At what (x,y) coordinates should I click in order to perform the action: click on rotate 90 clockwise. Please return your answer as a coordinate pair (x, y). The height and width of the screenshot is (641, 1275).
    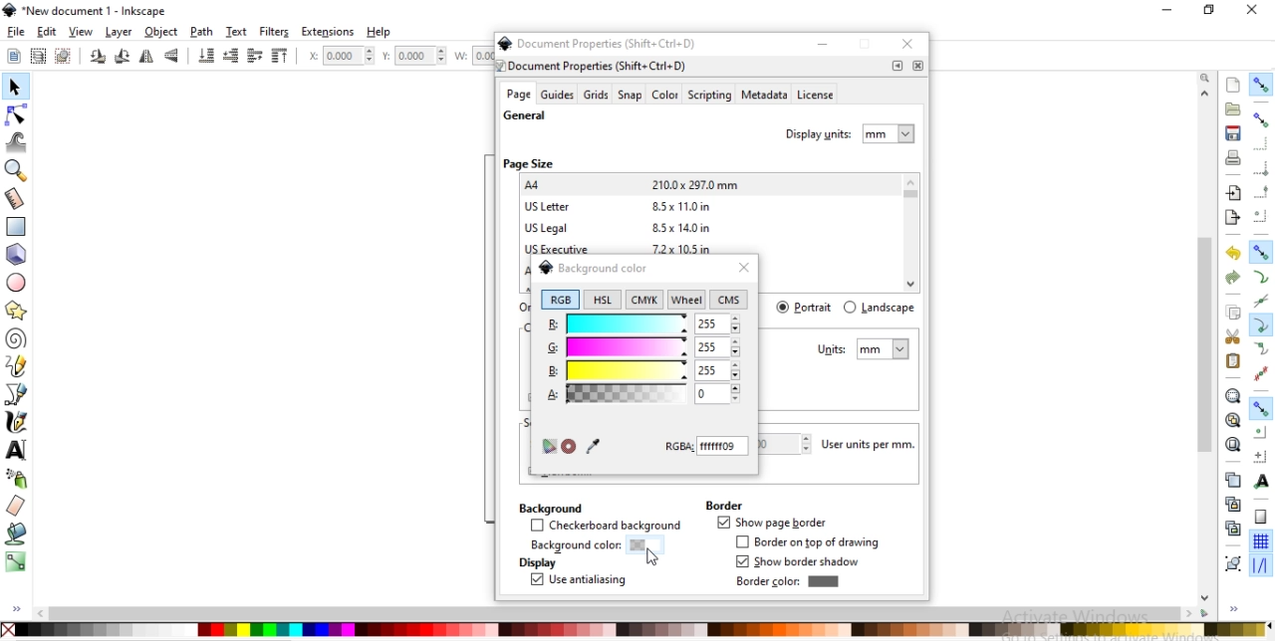
    Looking at the image, I should click on (99, 58).